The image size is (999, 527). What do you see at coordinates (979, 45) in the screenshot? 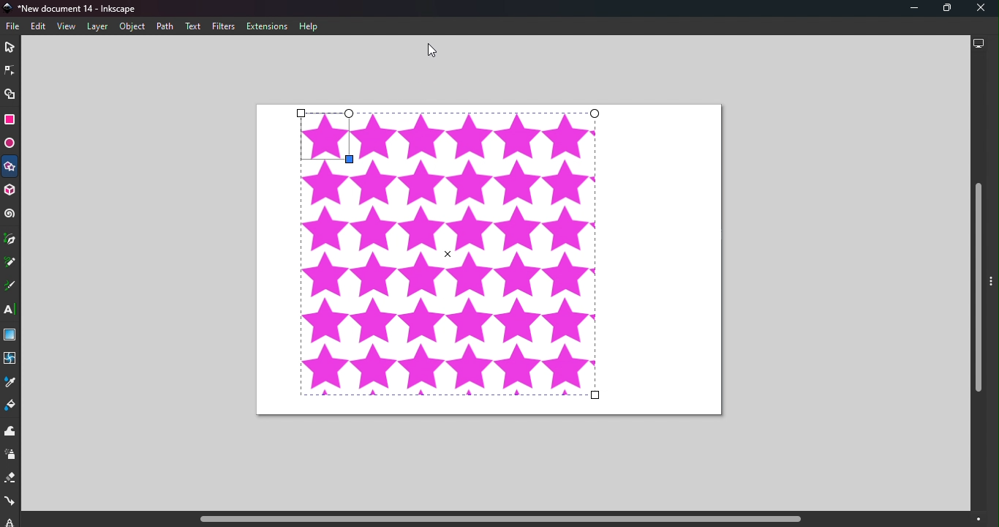
I see `Display options` at bounding box center [979, 45].